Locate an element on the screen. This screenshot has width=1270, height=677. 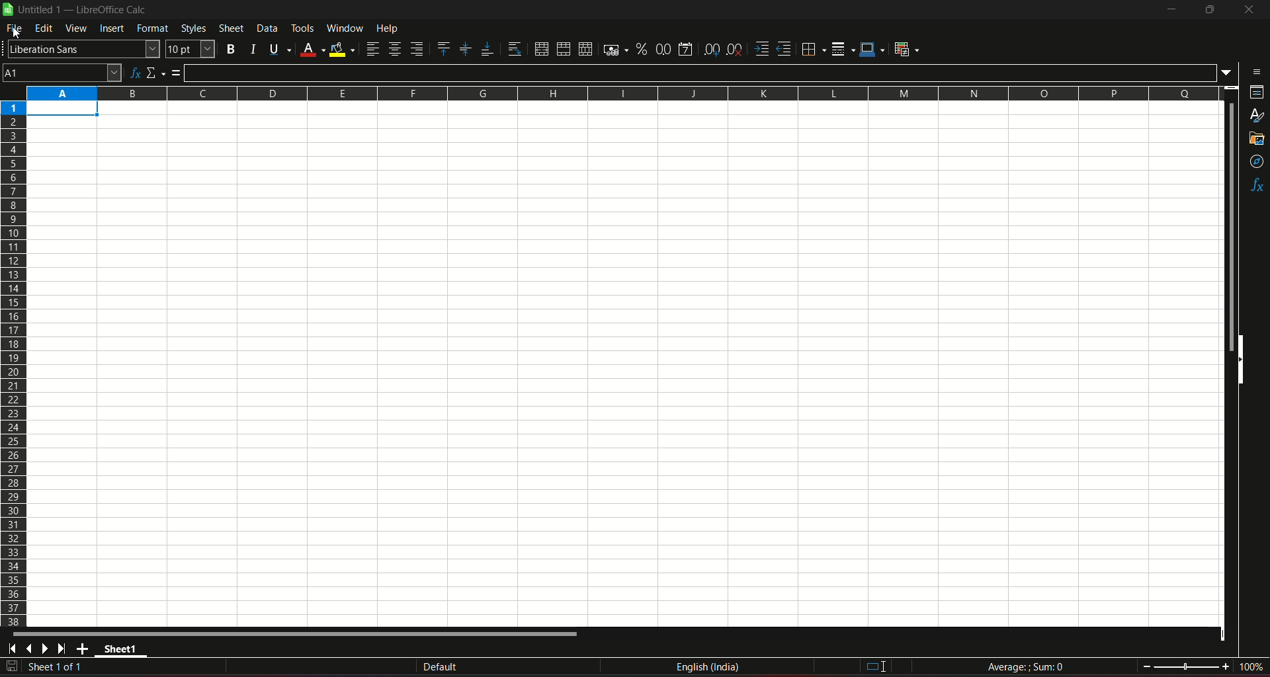
columns is located at coordinates (624, 93).